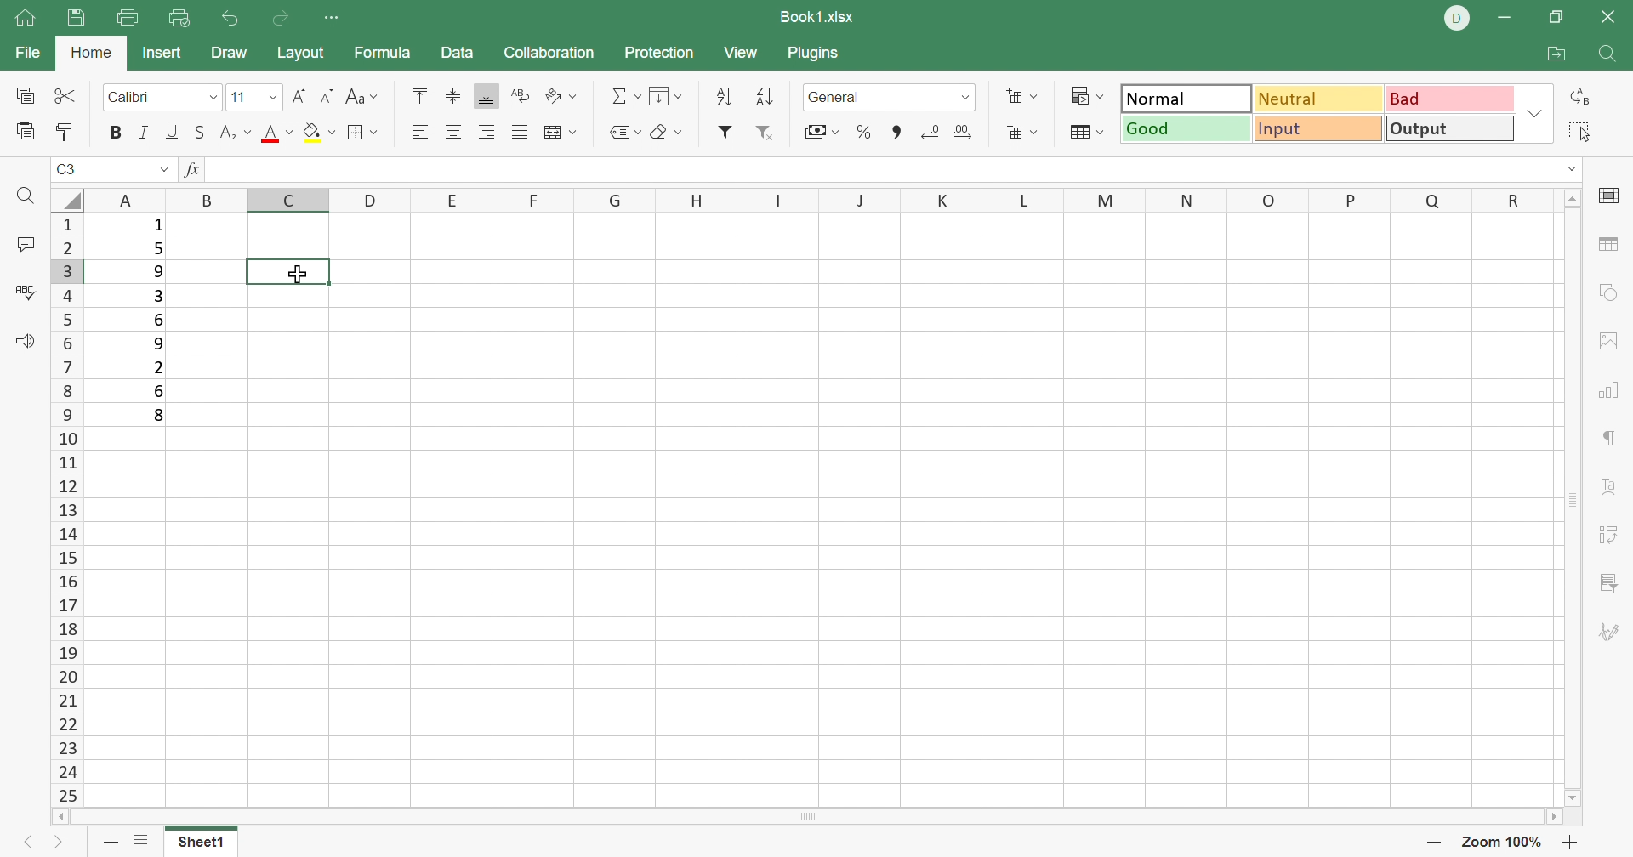 This screenshot has width=1633, height=857. I want to click on Insert, so click(164, 54).